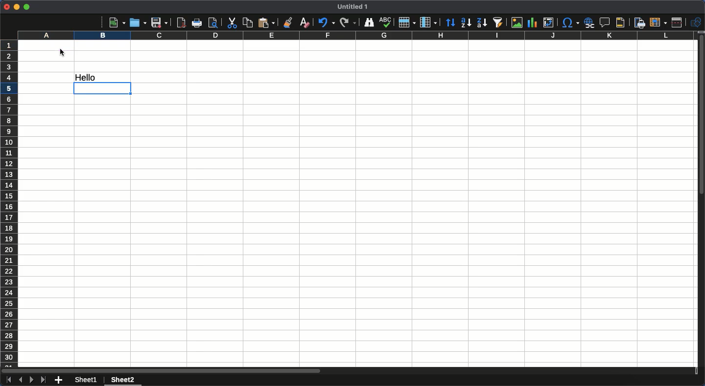 Image resolution: width=705 pixels, height=386 pixels. I want to click on Columns, so click(354, 36).